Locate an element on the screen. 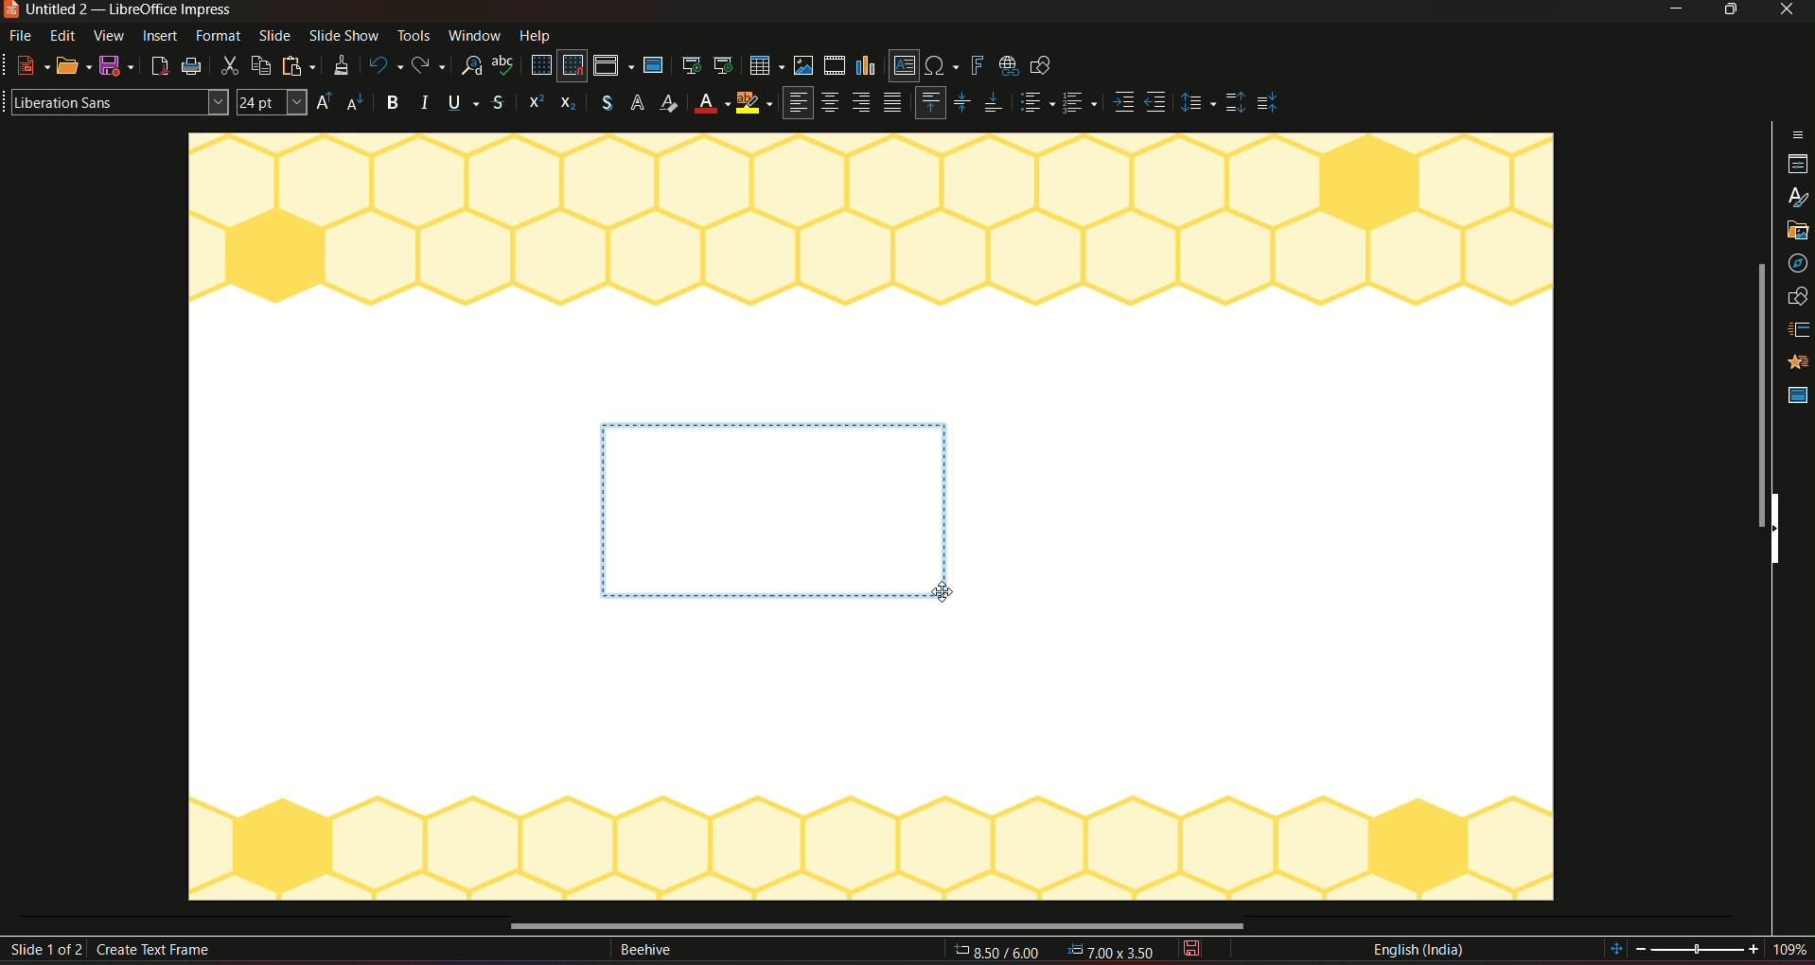 Image resolution: width=1815 pixels, height=965 pixels. workspace is located at coordinates (1269, 529).